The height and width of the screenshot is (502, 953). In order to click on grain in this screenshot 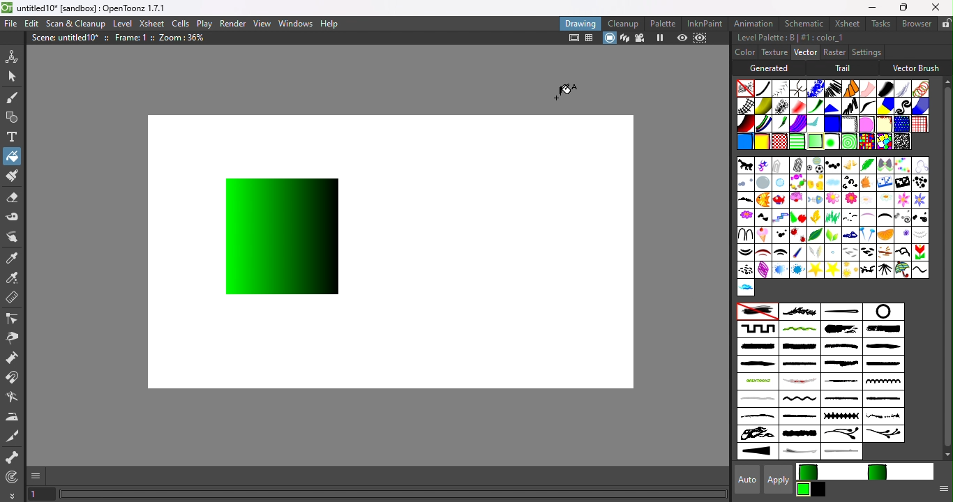, I will do `click(832, 217)`.